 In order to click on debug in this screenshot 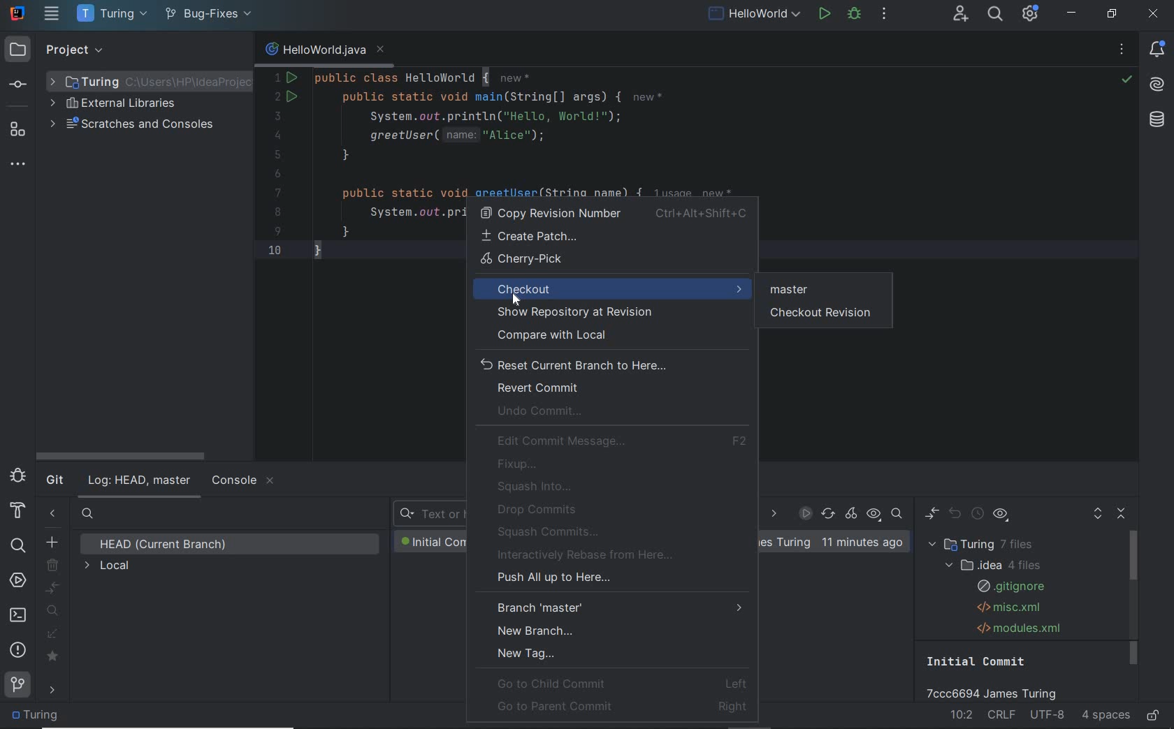, I will do `click(17, 476)`.